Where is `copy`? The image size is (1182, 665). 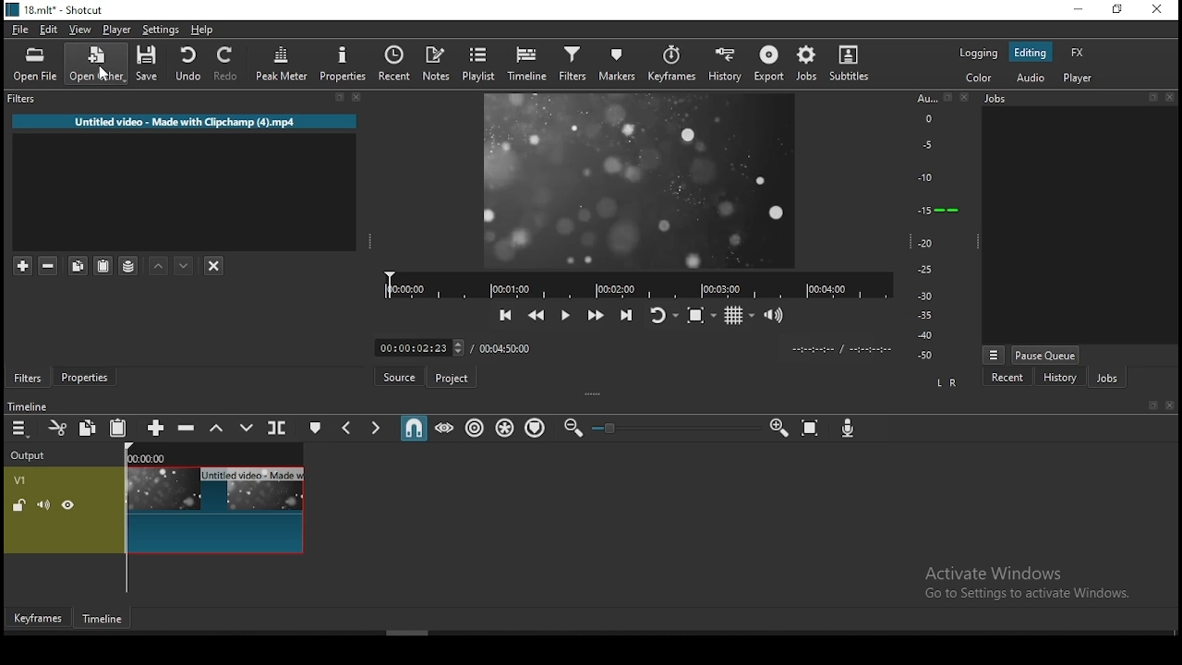
copy is located at coordinates (91, 429).